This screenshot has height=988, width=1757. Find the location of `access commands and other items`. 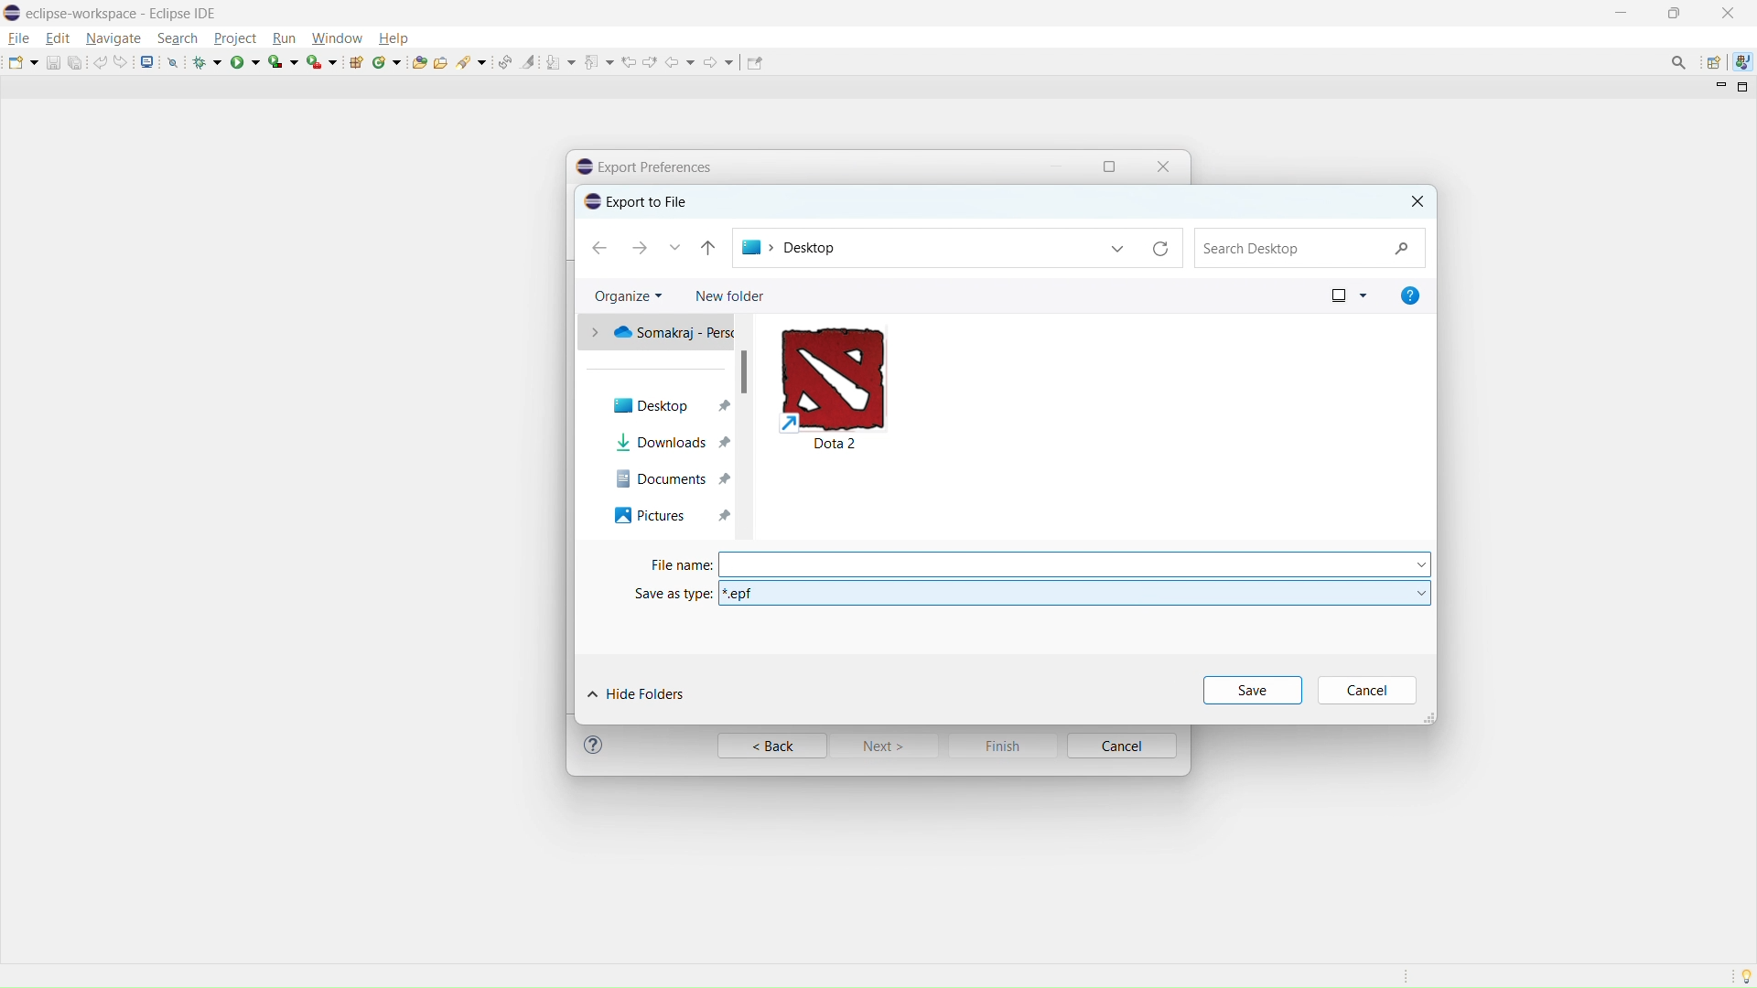

access commands and other items is located at coordinates (1679, 61).